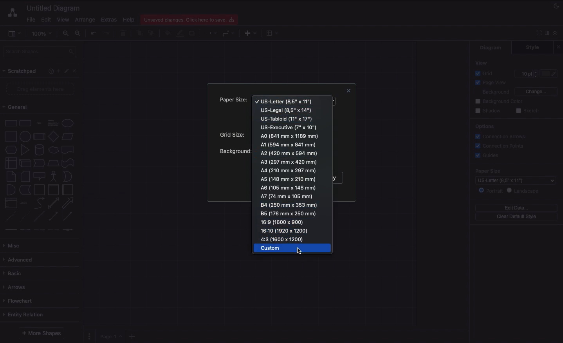 The image size is (563, 343). Describe the element at coordinates (39, 123) in the screenshot. I see `Text` at that location.